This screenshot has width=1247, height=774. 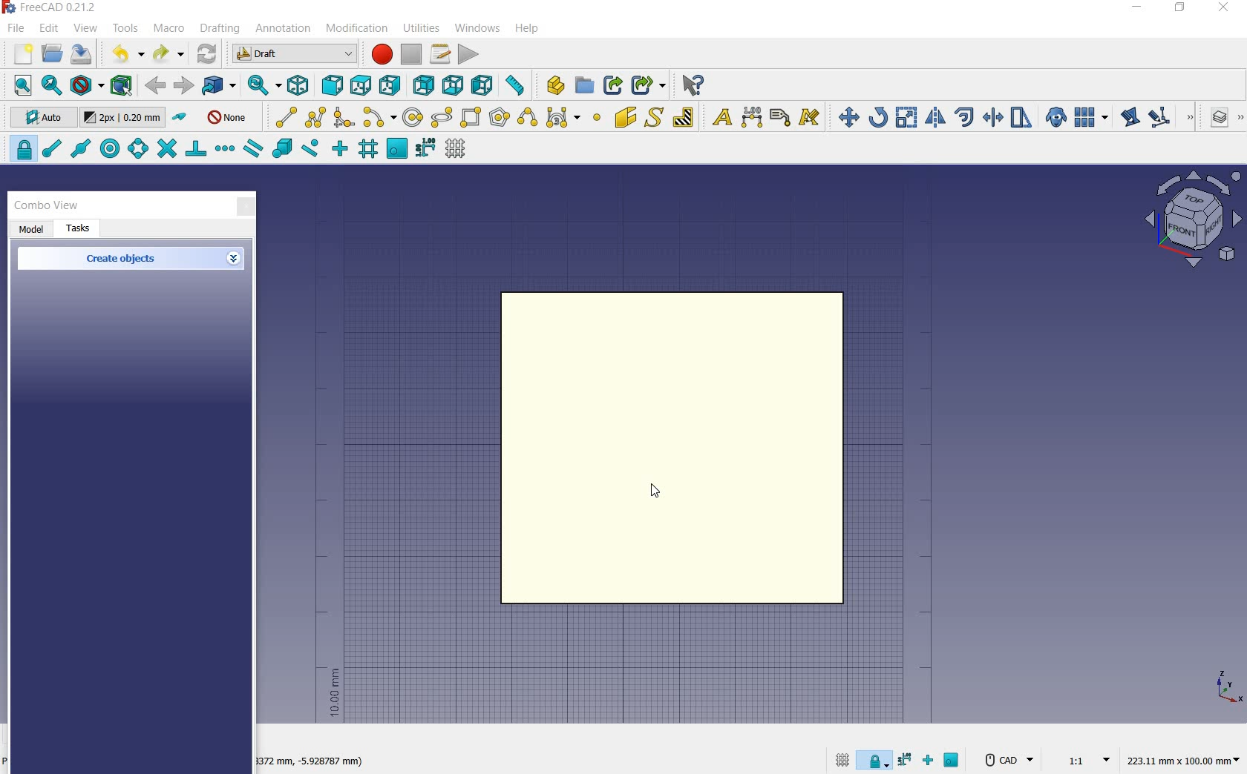 I want to click on scale, so click(x=906, y=119).